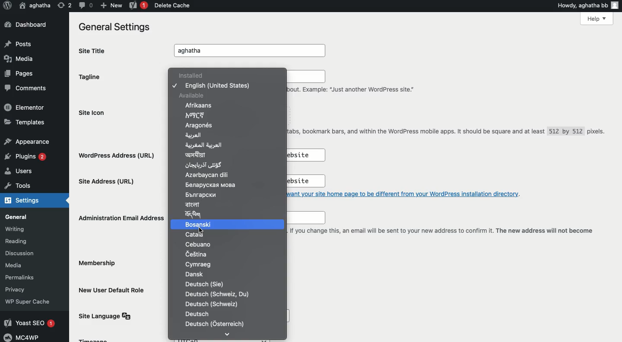  What do you see at coordinates (26, 140) in the screenshot?
I see `Appearance` at bounding box center [26, 140].